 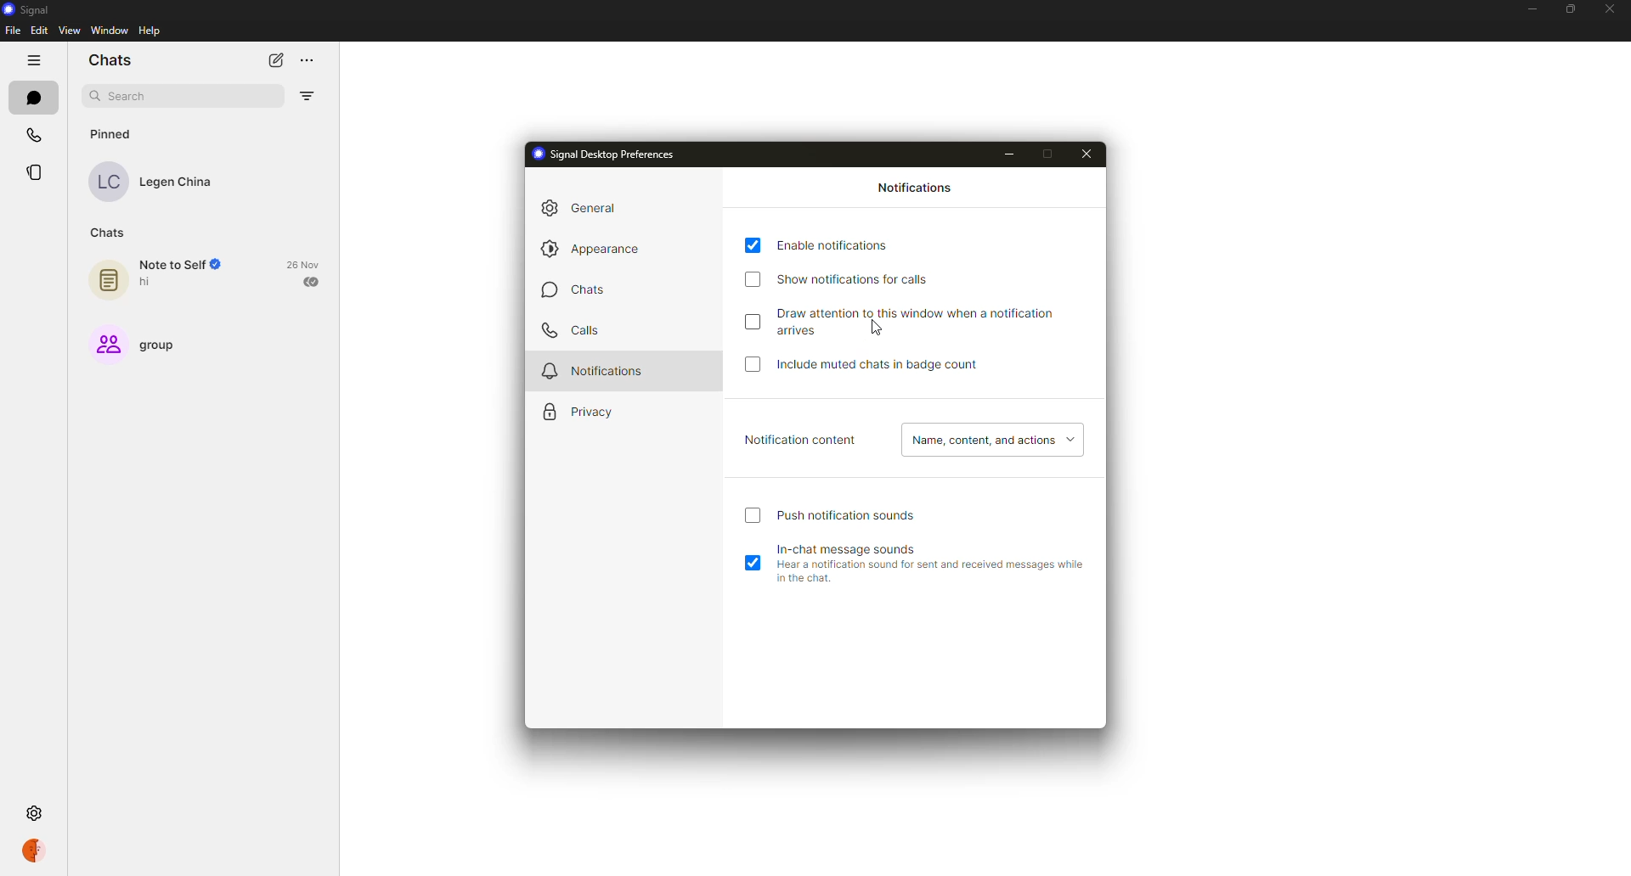 I want to click on edit, so click(x=41, y=31).